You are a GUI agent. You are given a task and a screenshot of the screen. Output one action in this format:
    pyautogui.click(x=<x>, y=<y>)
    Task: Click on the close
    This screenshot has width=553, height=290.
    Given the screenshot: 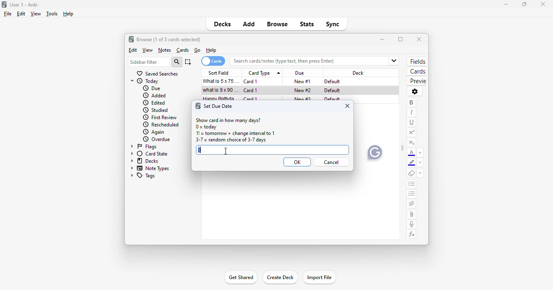 What is the action you would take?
    pyautogui.click(x=419, y=39)
    